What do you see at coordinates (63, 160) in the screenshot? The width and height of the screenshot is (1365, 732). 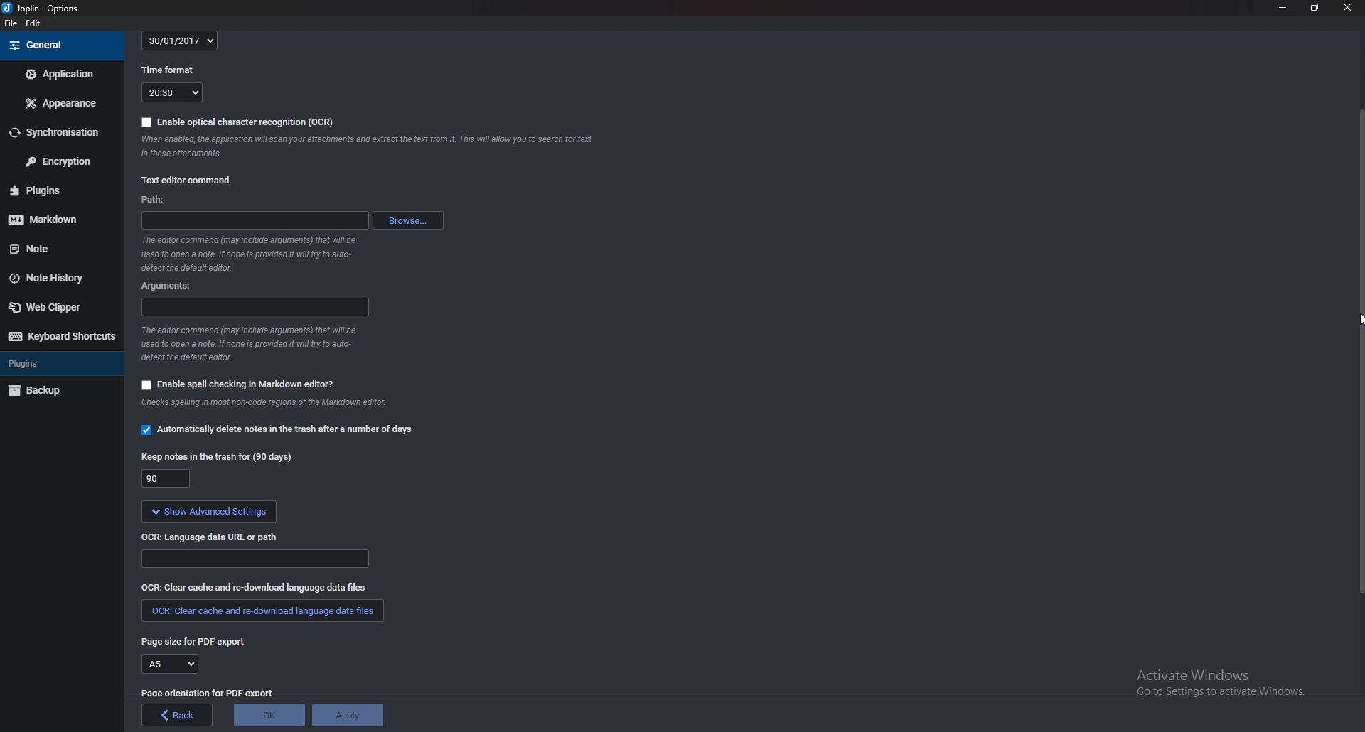 I see `Encryption` at bounding box center [63, 160].